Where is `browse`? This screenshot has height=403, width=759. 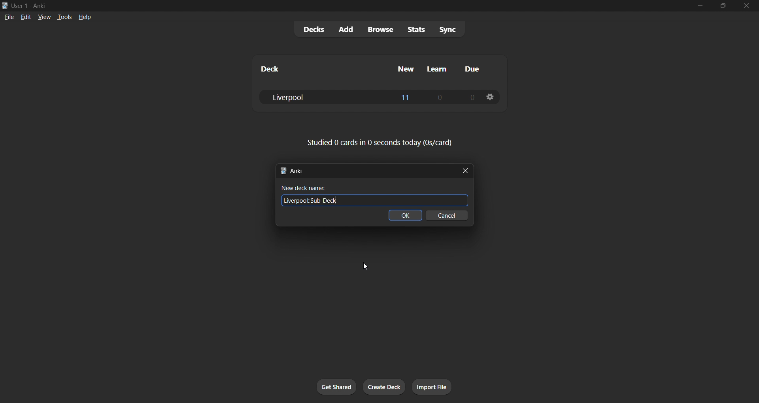
browse is located at coordinates (379, 28).